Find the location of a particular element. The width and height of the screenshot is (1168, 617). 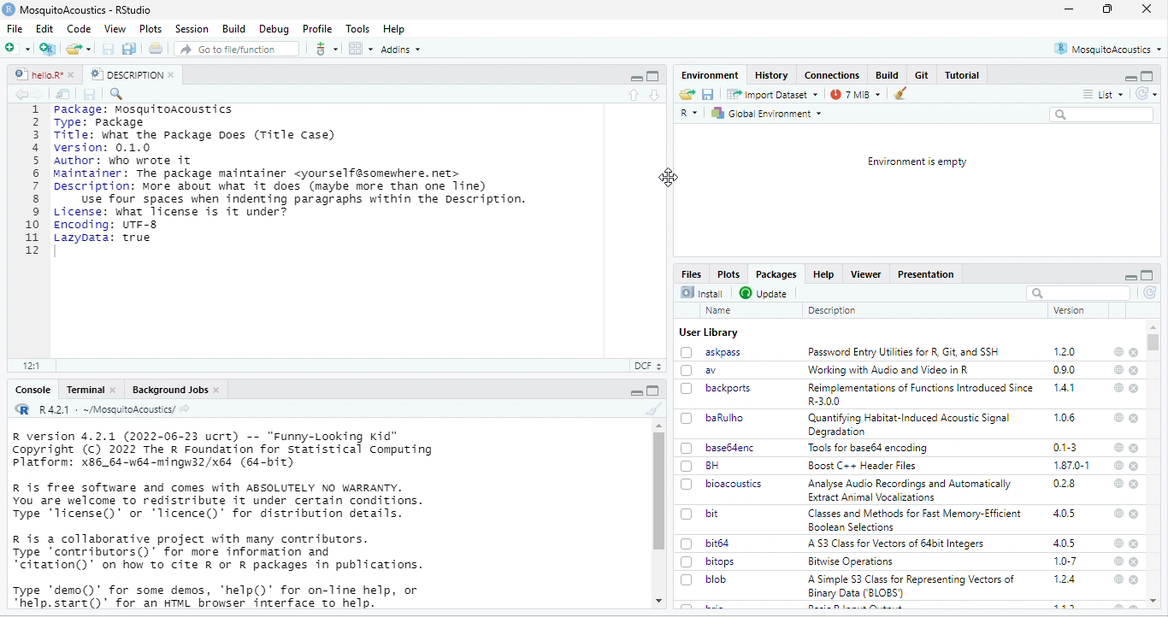

Tools is located at coordinates (358, 29).